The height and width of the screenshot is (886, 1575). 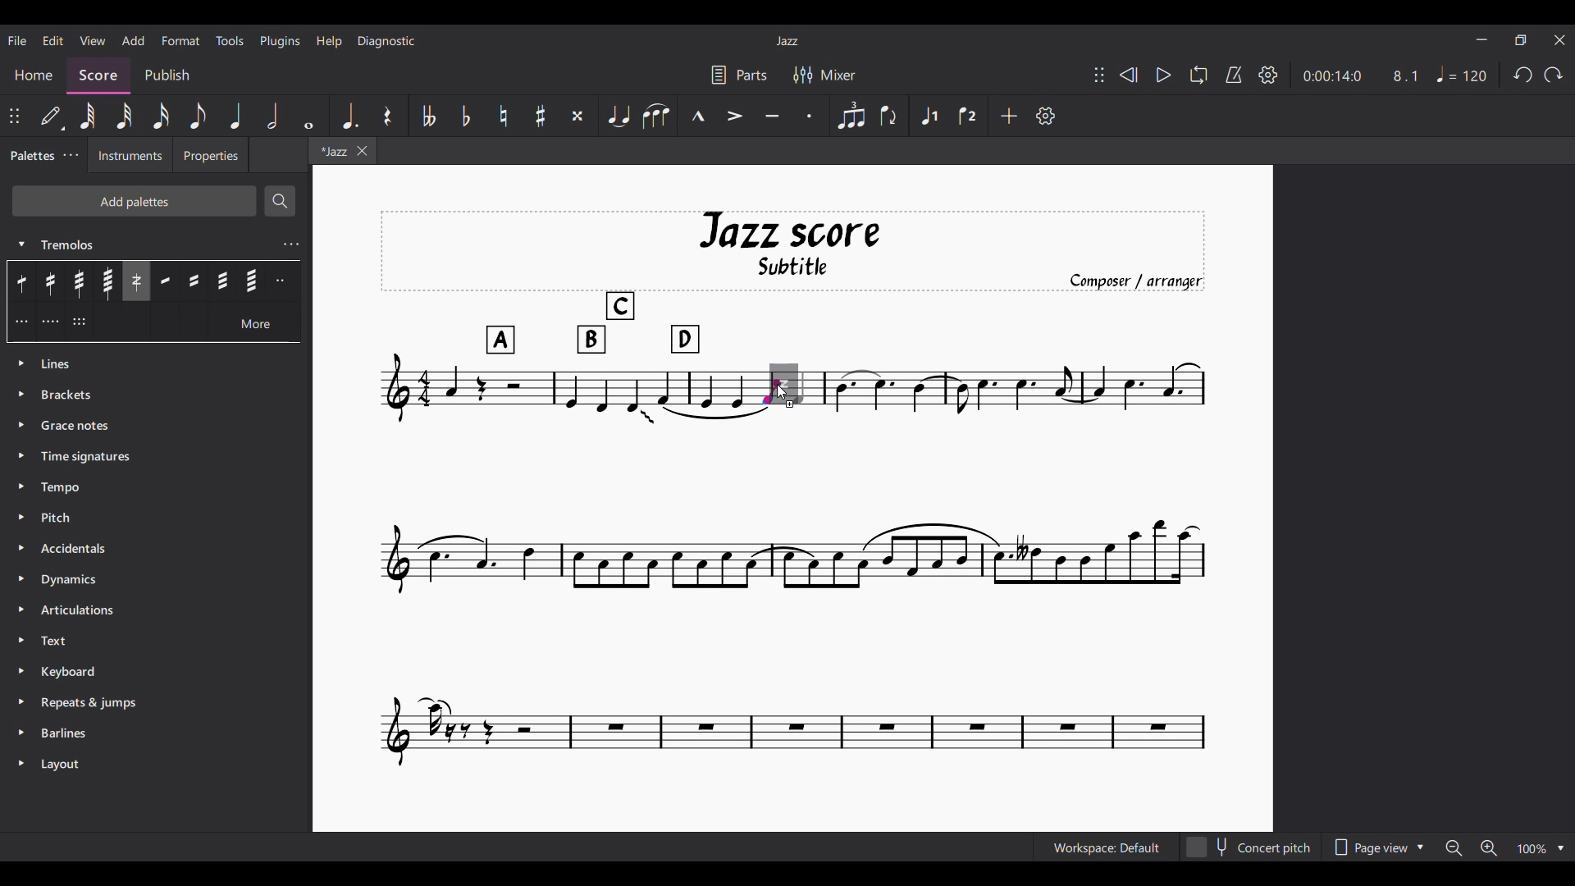 I want to click on Half note, so click(x=272, y=115).